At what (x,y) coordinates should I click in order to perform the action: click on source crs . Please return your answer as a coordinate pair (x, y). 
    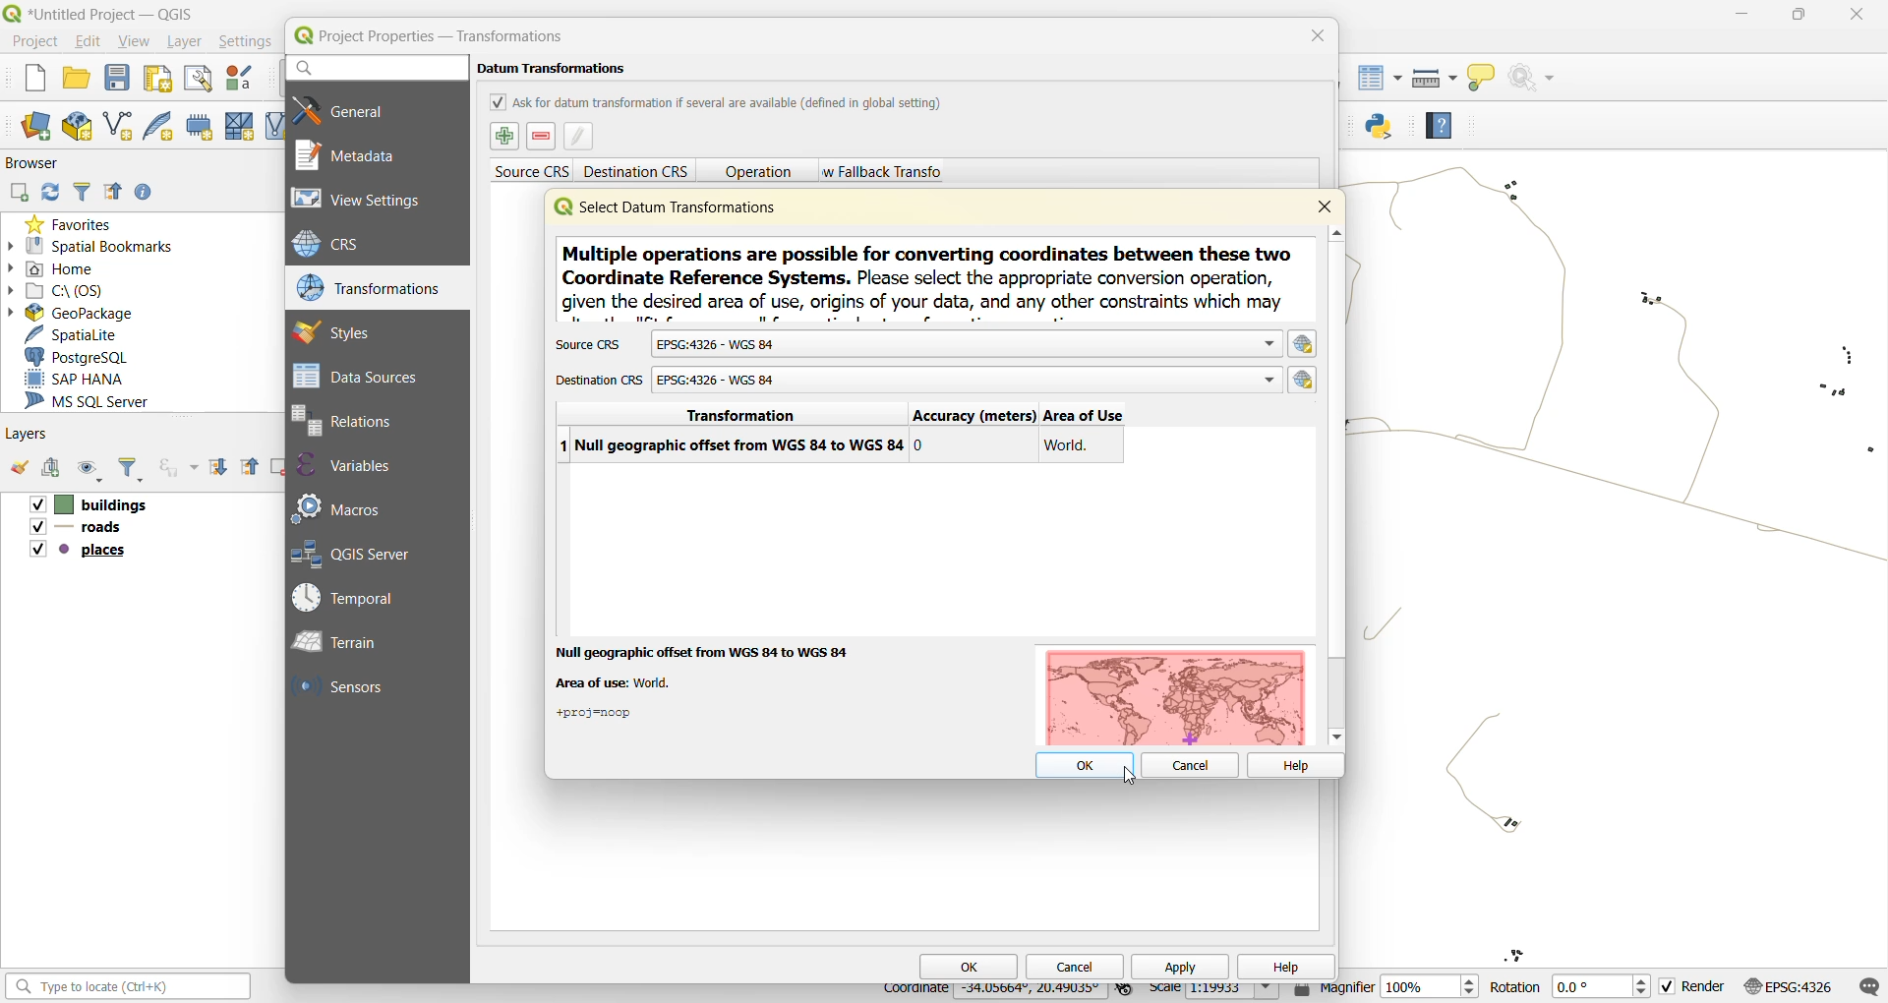
    Looking at the image, I should click on (589, 347).